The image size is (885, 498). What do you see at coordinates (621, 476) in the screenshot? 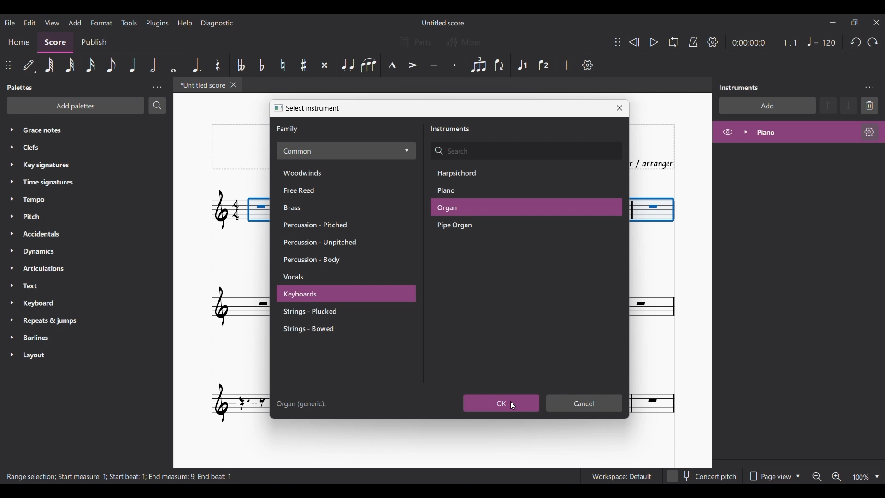
I see `Current workspace settings` at bounding box center [621, 476].